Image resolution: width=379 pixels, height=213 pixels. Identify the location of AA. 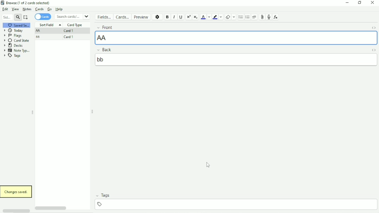
(236, 38).